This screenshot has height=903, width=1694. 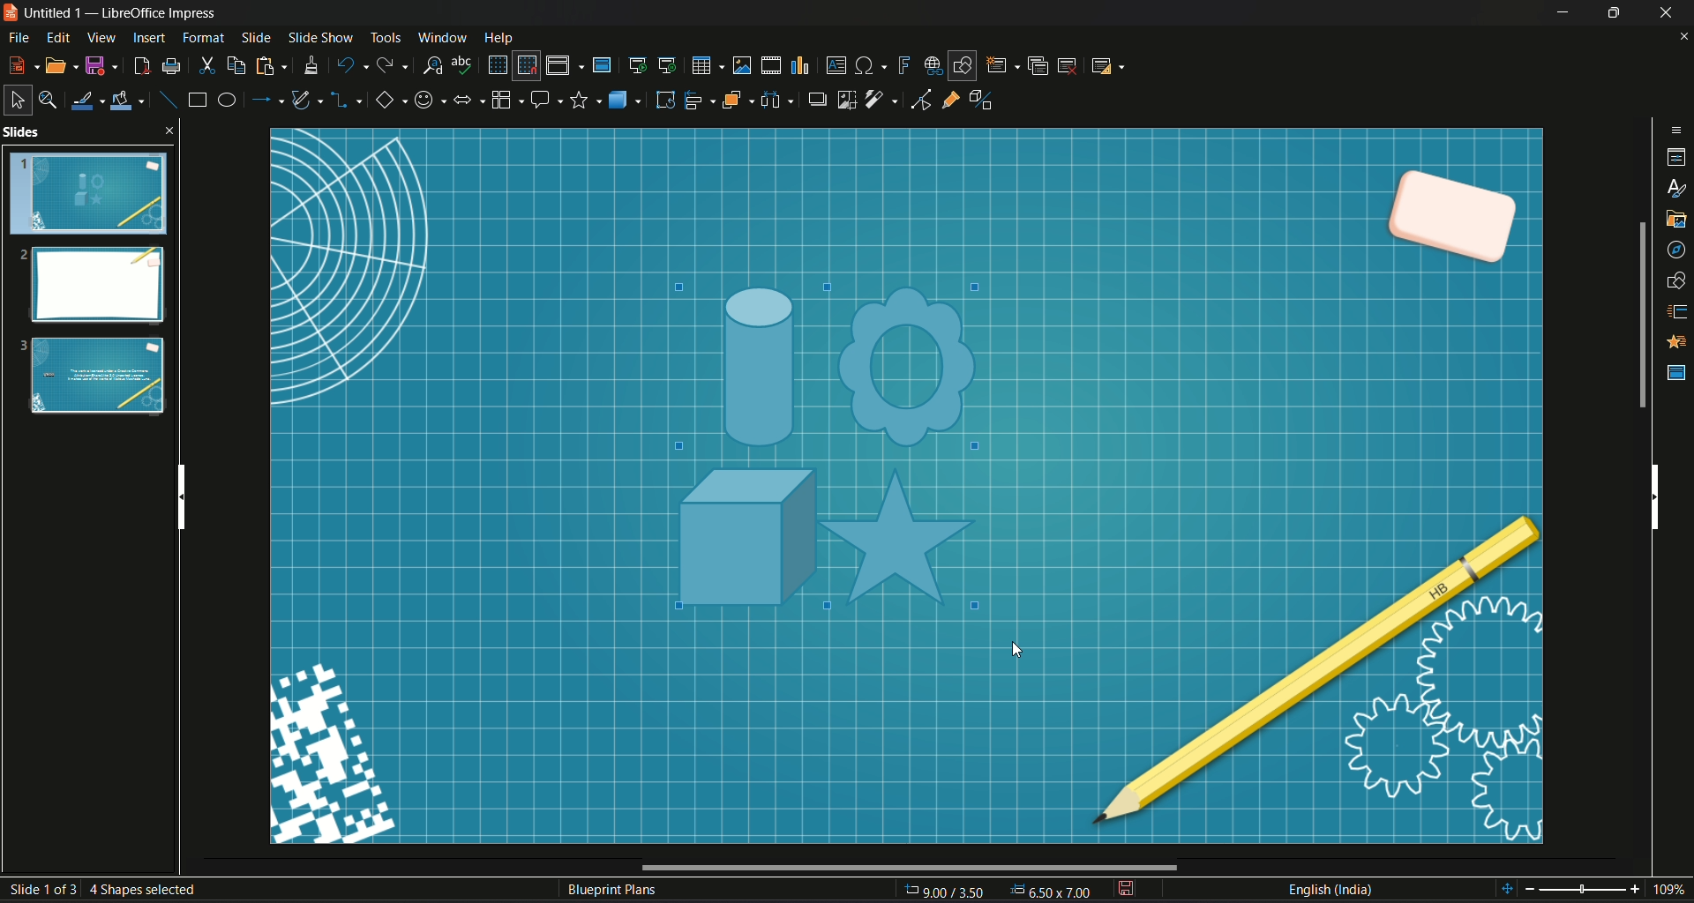 What do you see at coordinates (319, 35) in the screenshot?
I see `Slide show` at bounding box center [319, 35].